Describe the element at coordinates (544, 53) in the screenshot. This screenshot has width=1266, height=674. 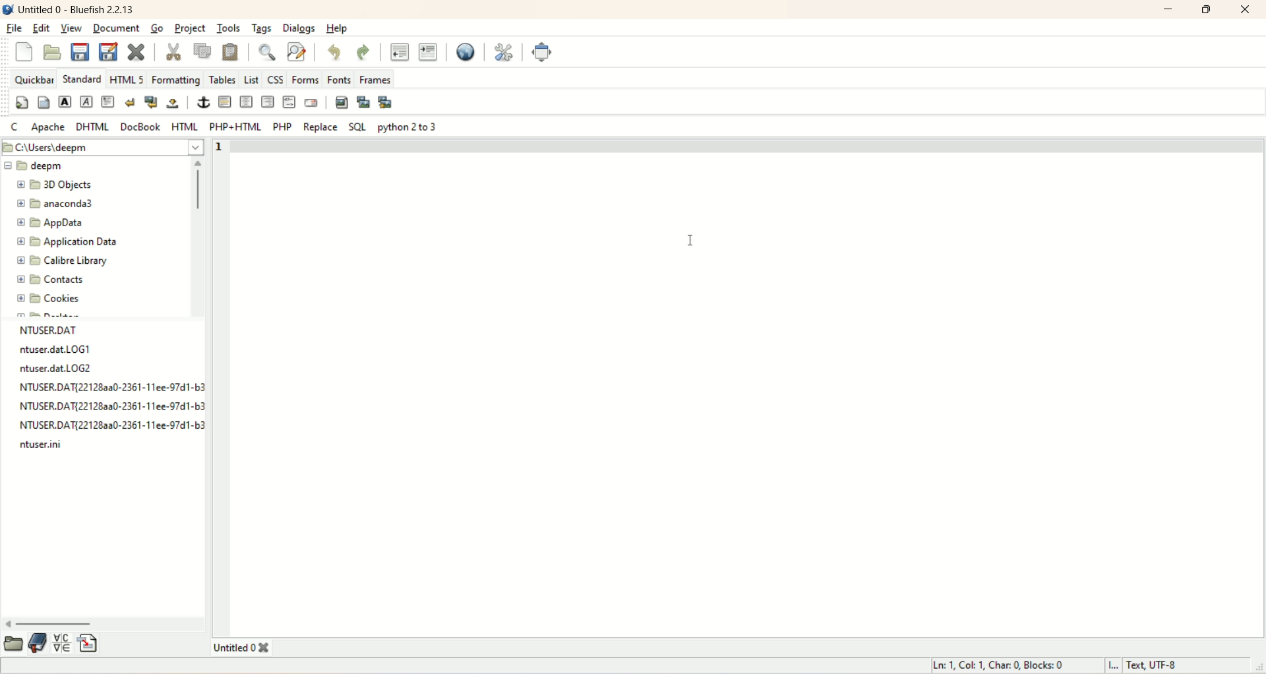
I see `fullscreen` at that location.